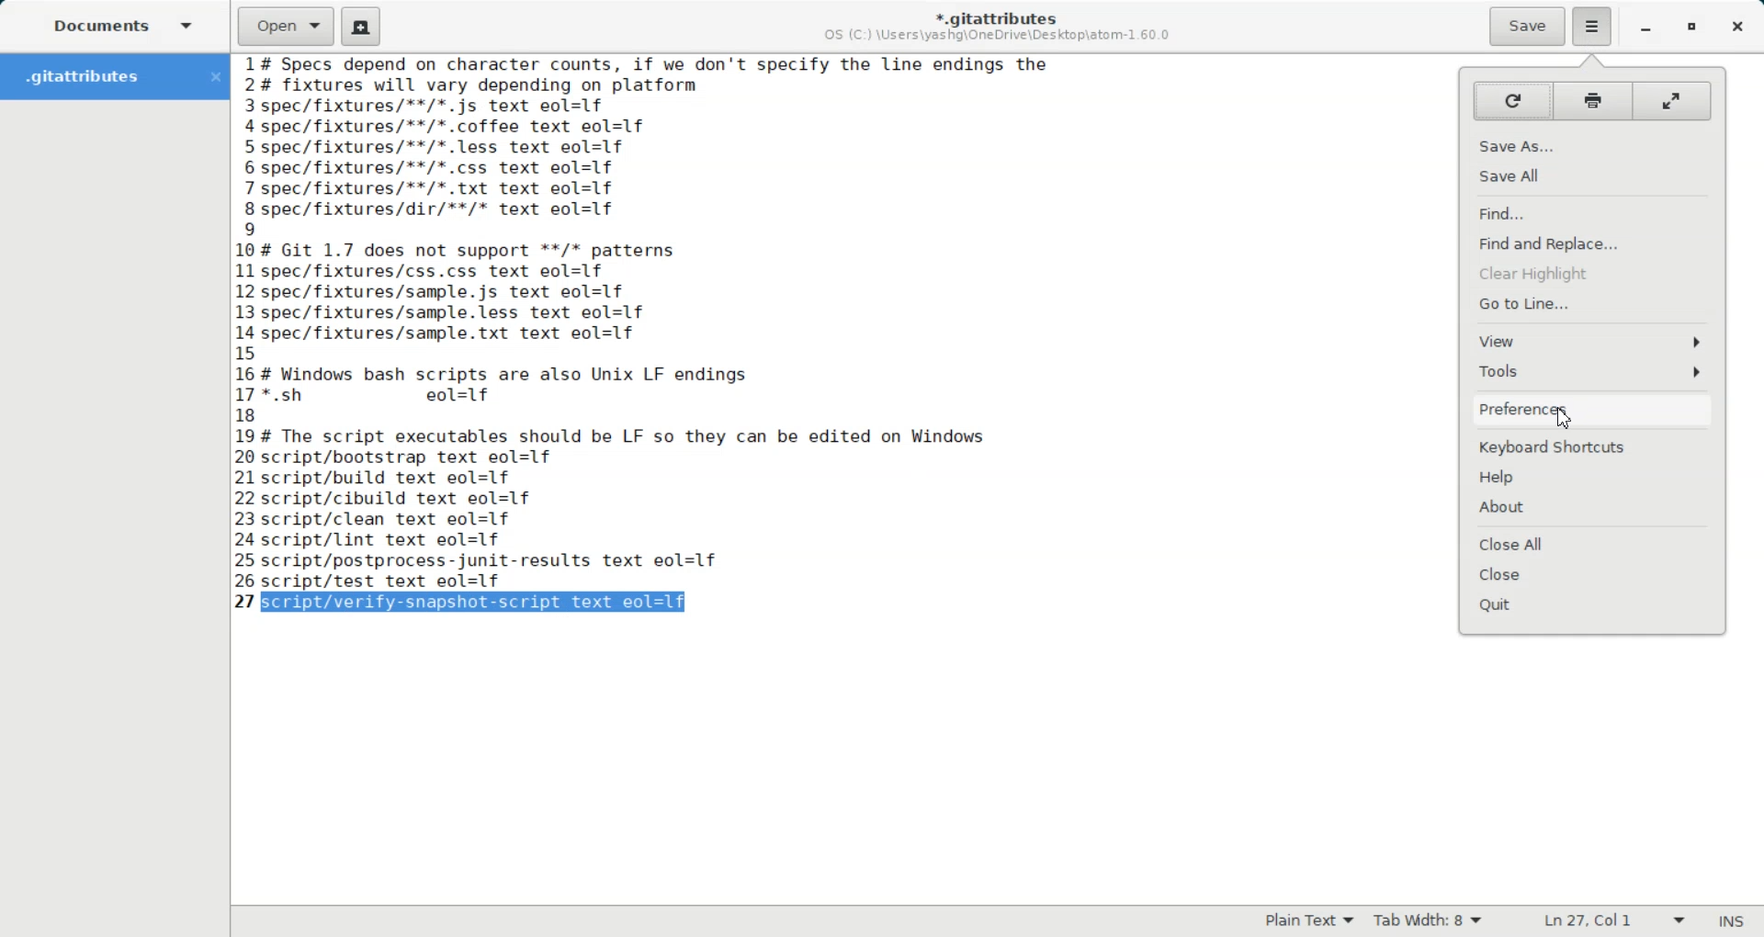  What do you see at coordinates (1731, 920) in the screenshot?
I see `INS` at bounding box center [1731, 920].